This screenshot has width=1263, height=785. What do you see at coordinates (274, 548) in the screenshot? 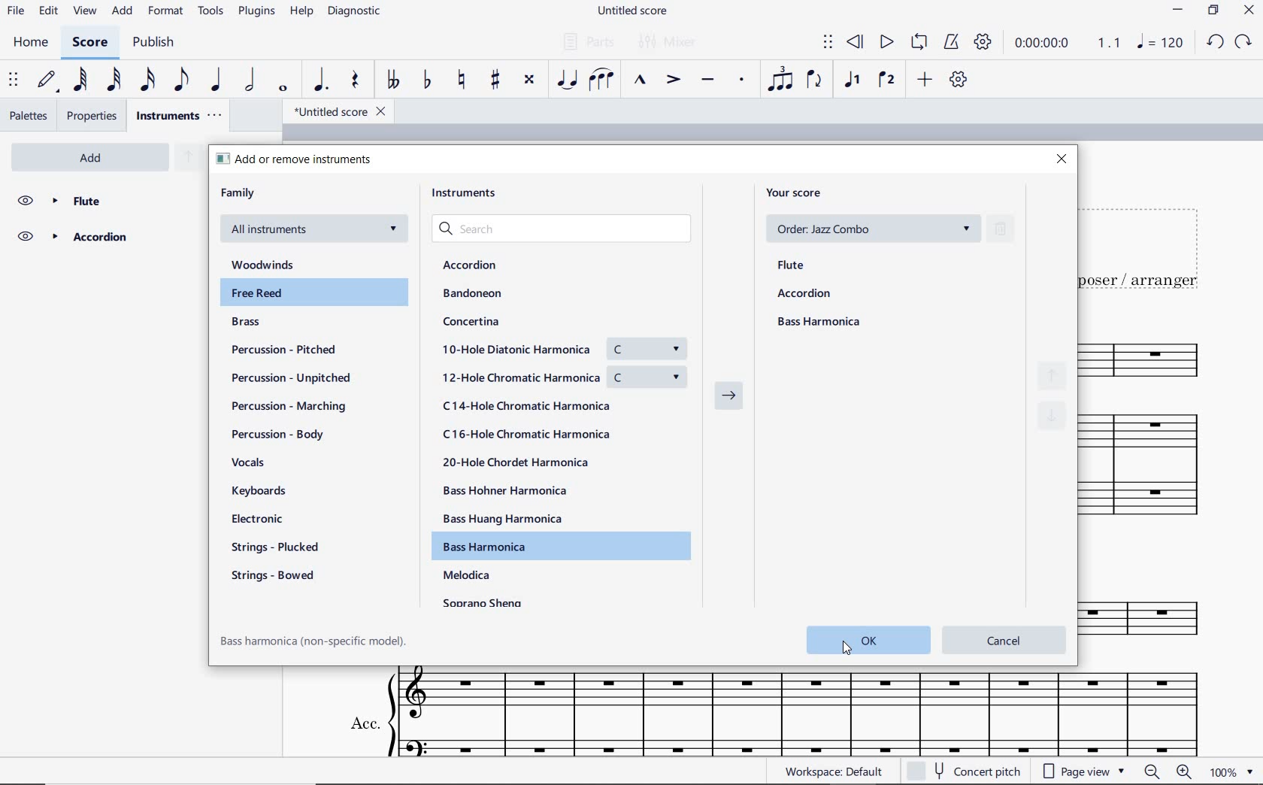
I see `strings - plucked` at bounding box center [274, 548].